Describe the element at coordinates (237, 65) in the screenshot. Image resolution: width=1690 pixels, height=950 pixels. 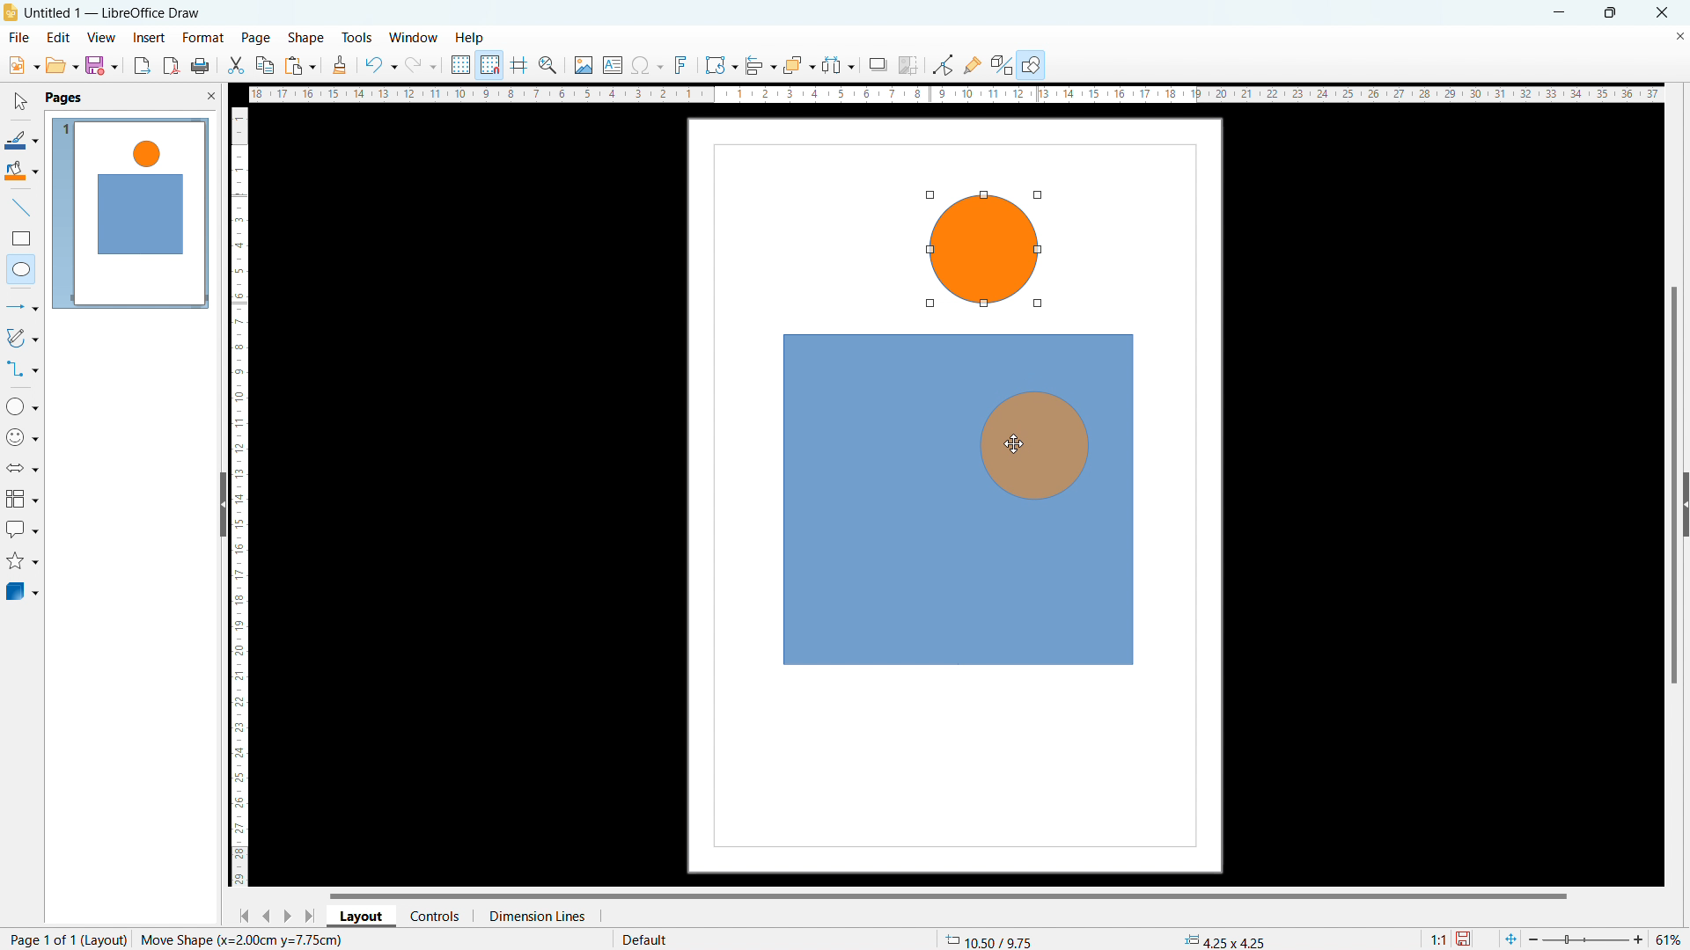
I see `cut` at that location.